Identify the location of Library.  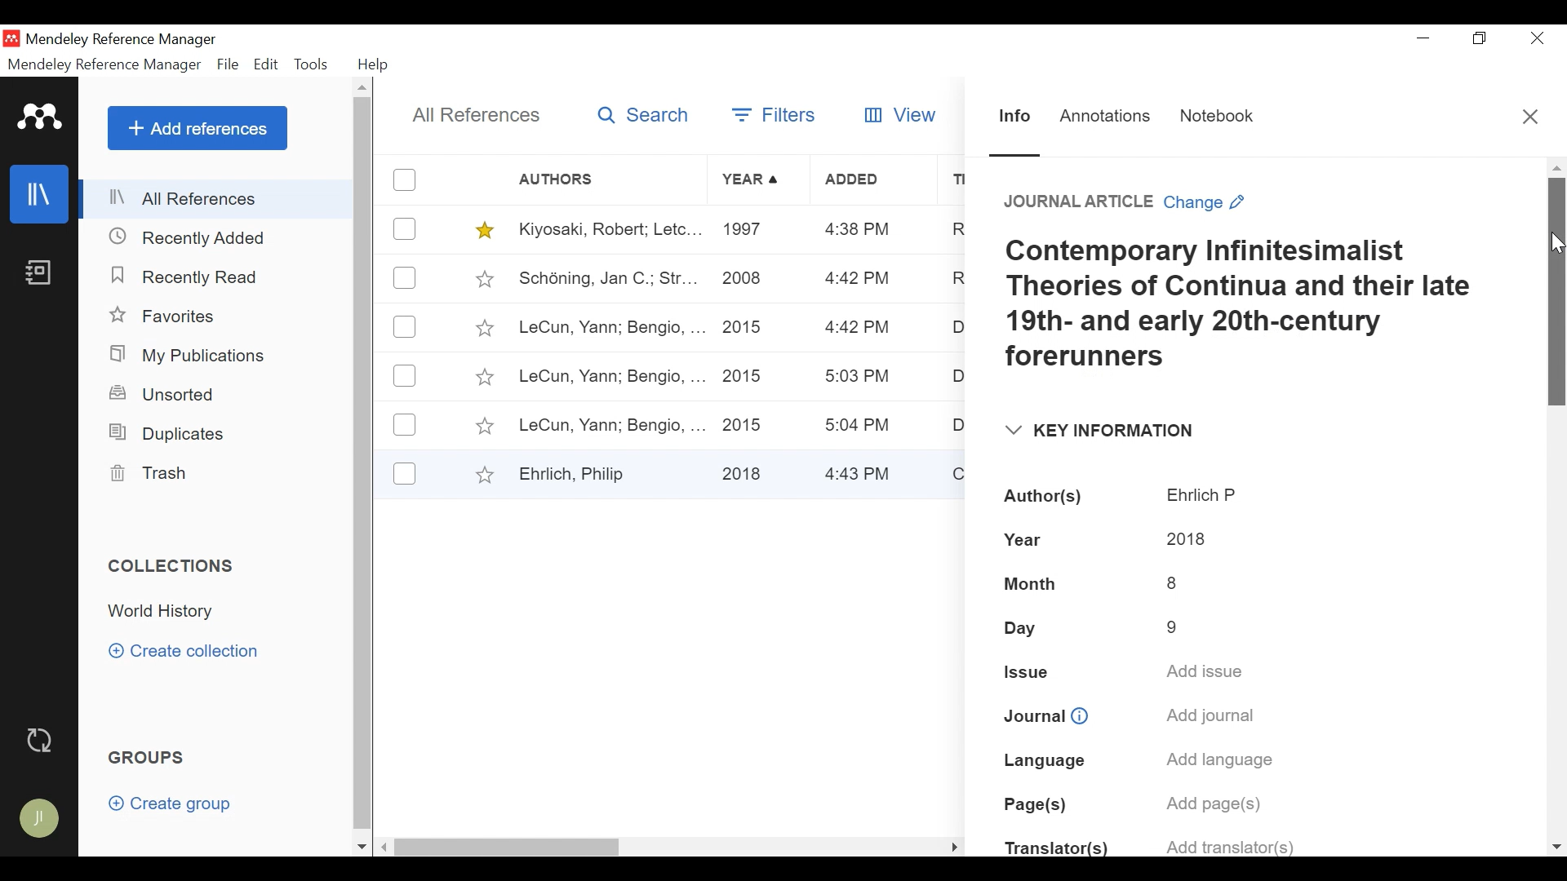
(37, 194).